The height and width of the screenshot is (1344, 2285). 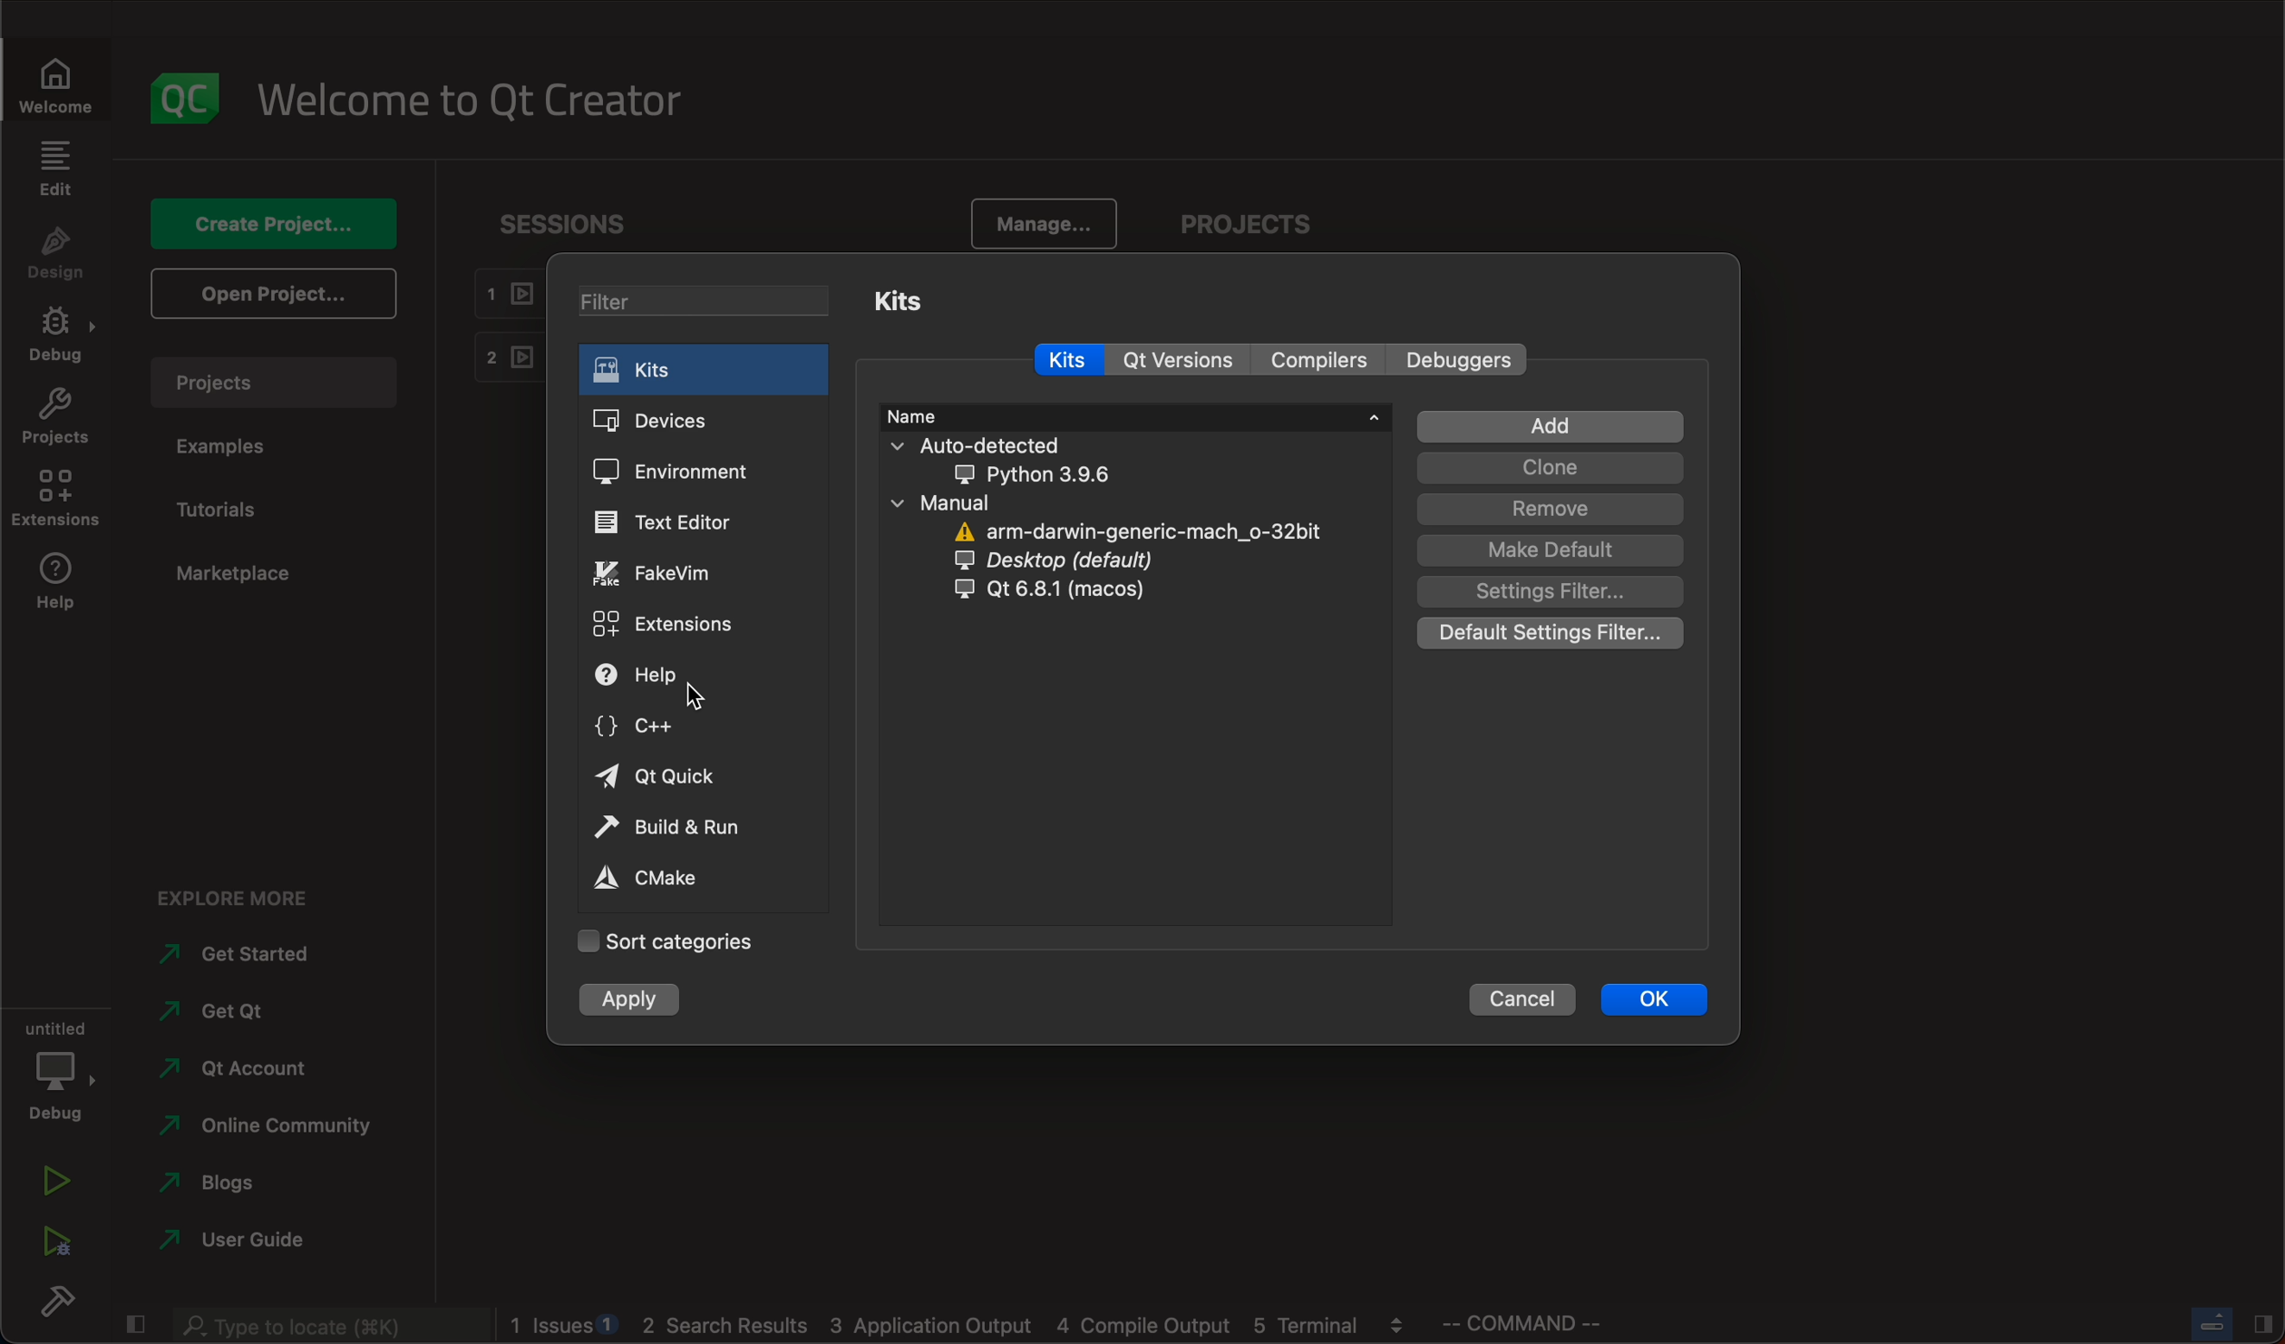 I want to click on blogs, so click(x=235, y=1187).